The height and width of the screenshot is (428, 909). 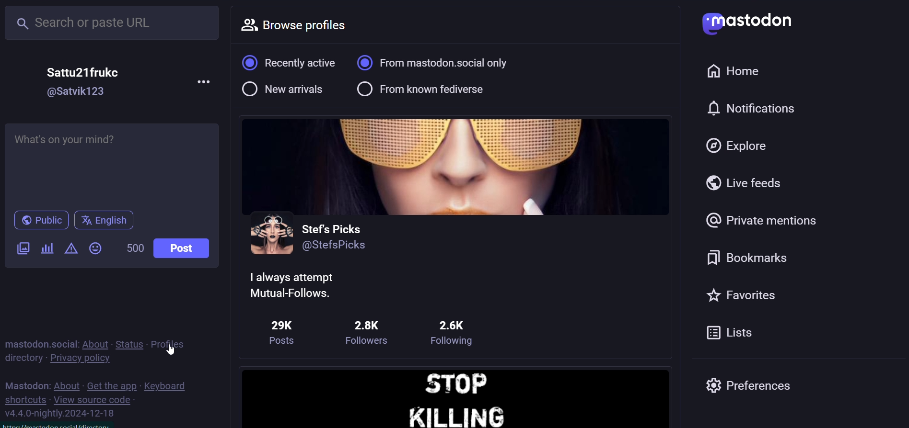 What do you see at coordinates (24, 358) in the screenshot?
I see `directory` at bounding box center [24, 358].